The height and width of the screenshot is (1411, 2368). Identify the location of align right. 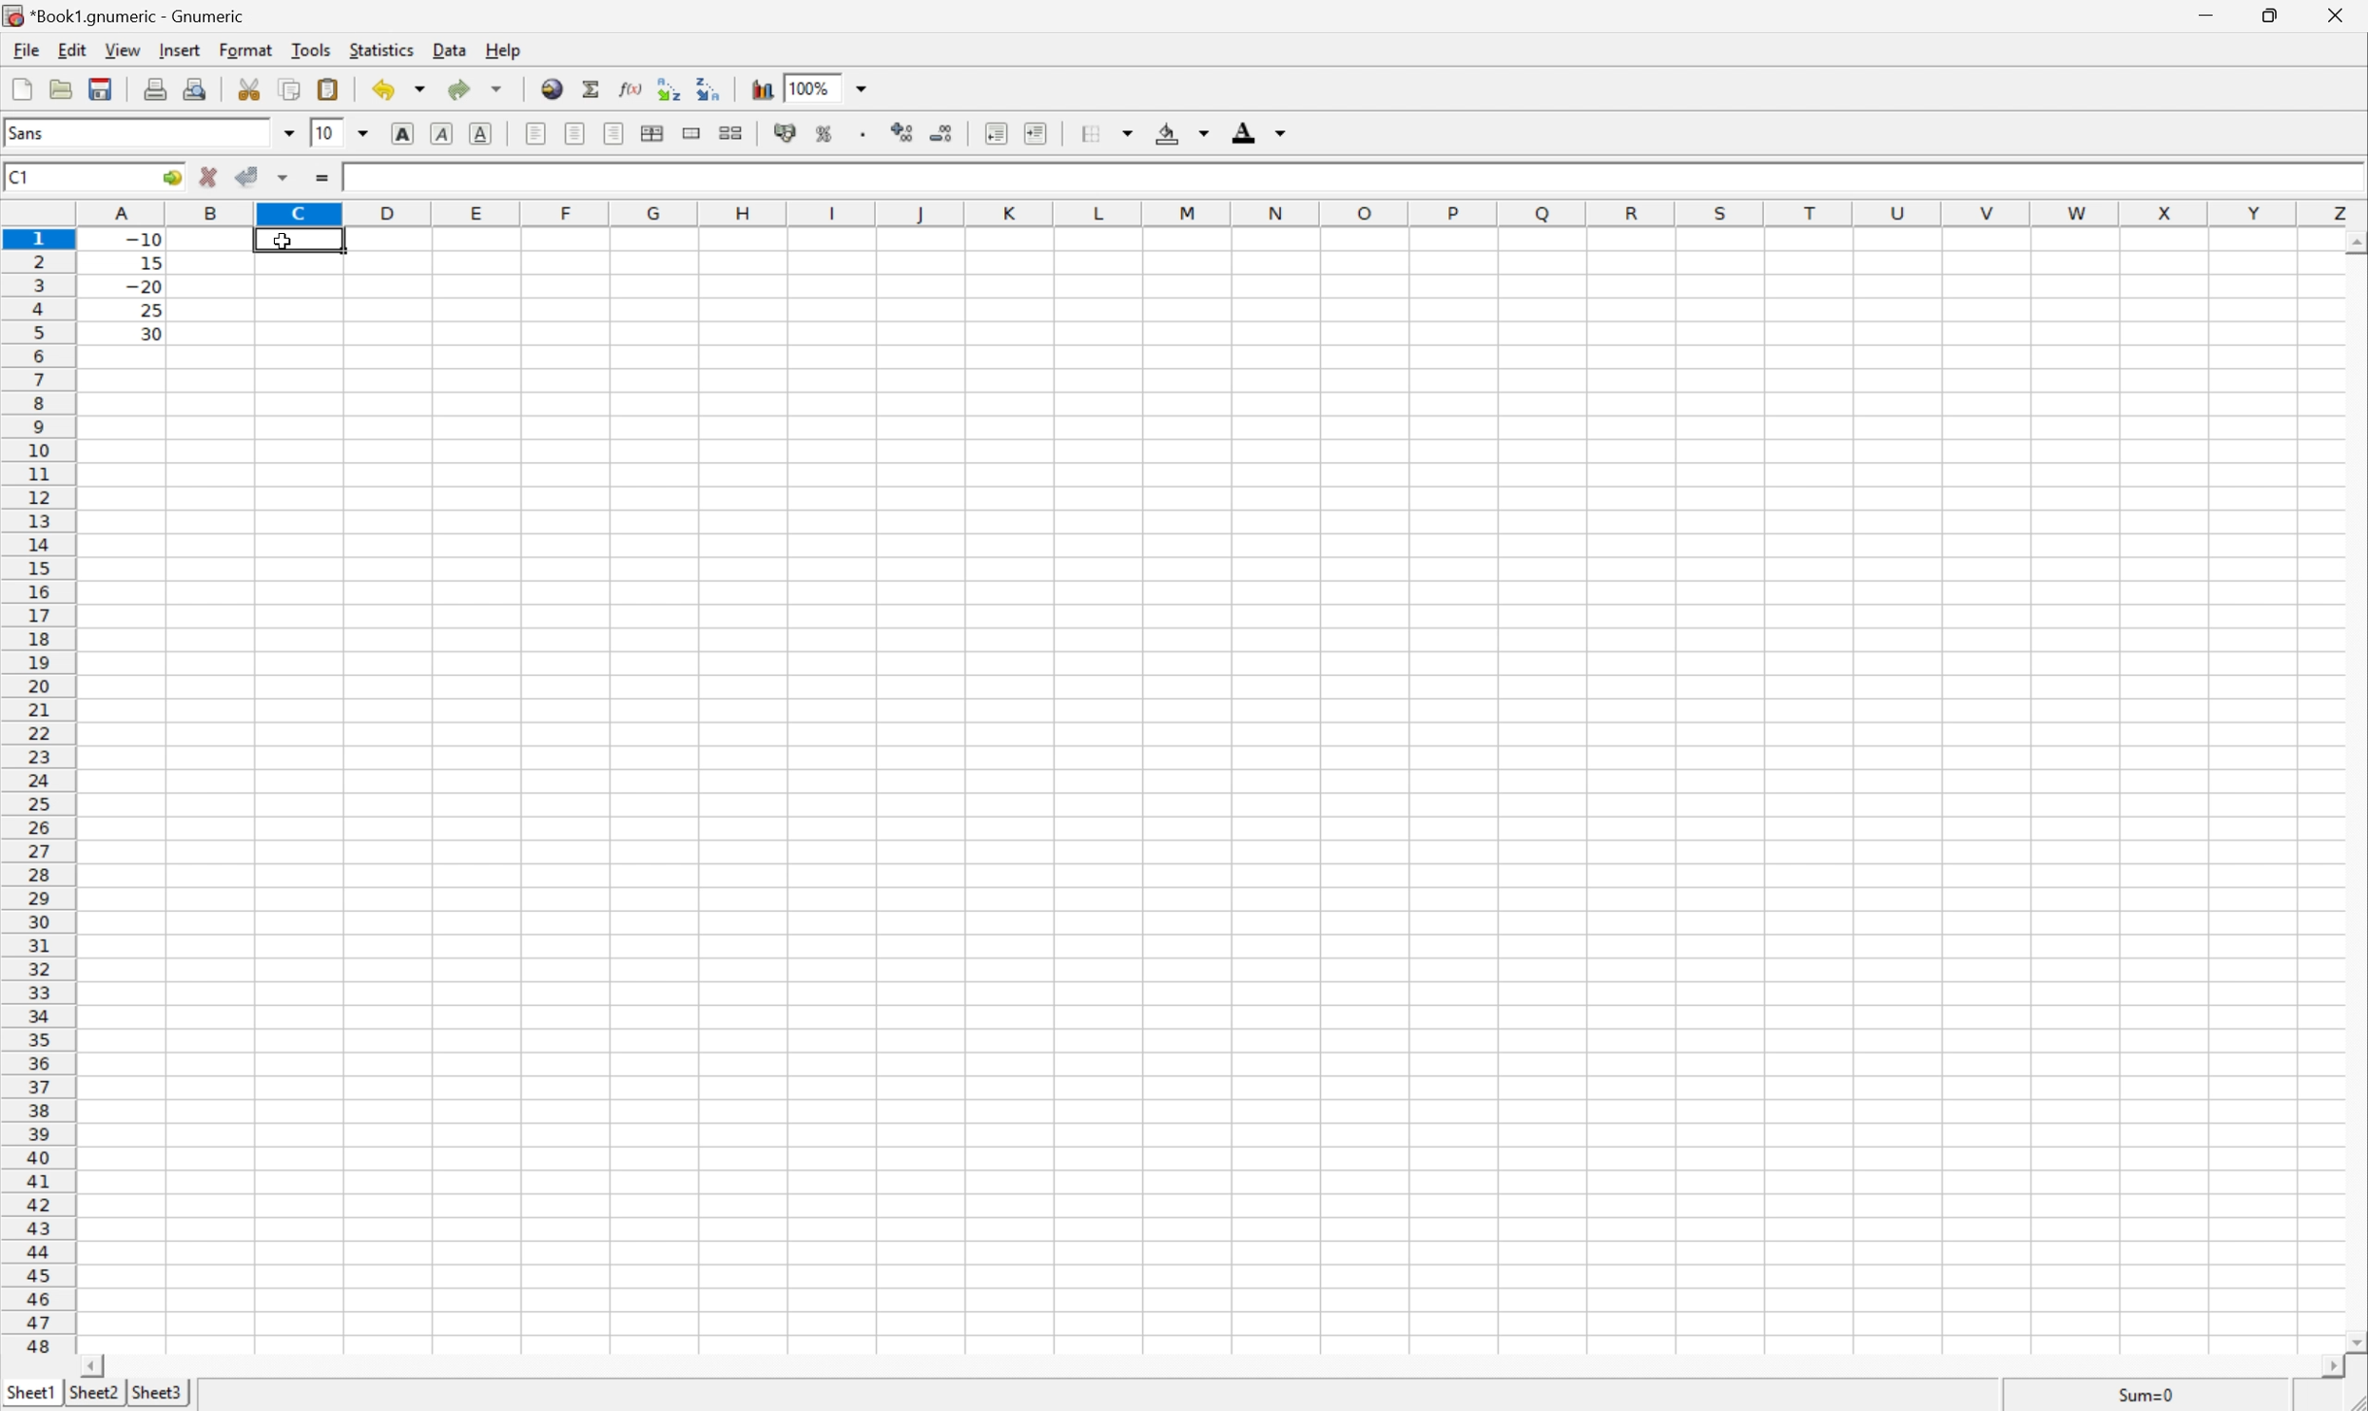
(614, 136).